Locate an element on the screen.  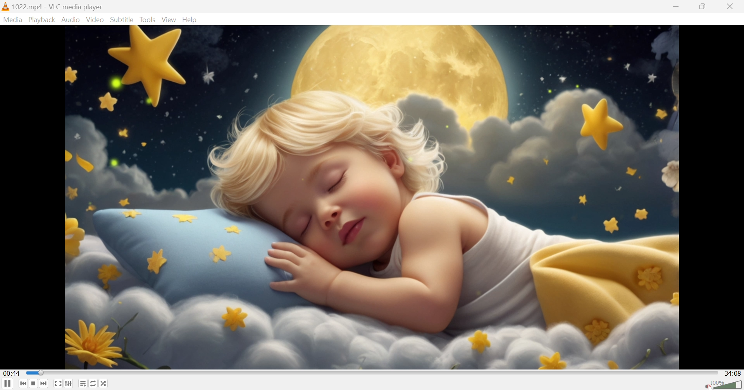
Show extended settings is located at coordinates (70, 385).